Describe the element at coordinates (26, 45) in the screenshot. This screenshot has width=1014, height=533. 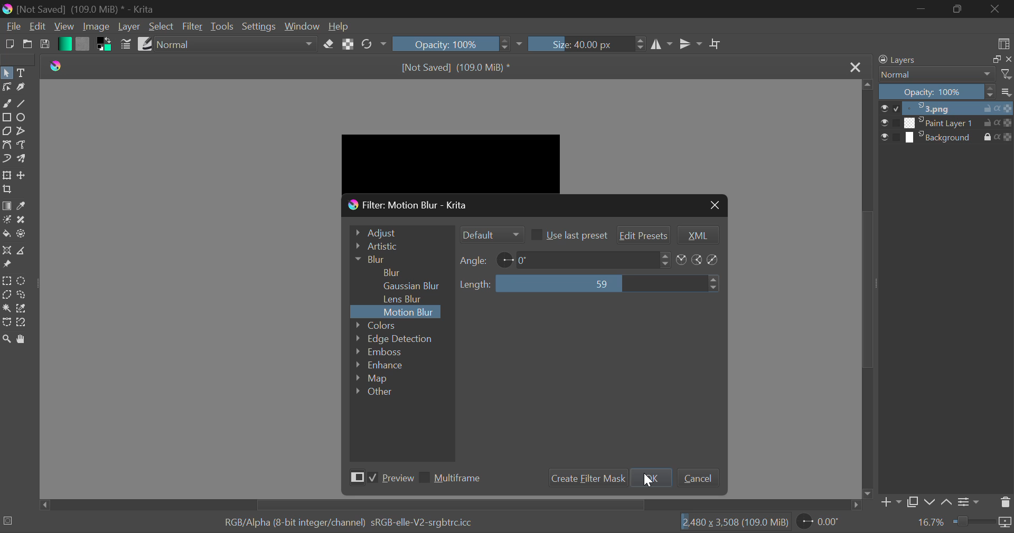
I see `Open` at that location.